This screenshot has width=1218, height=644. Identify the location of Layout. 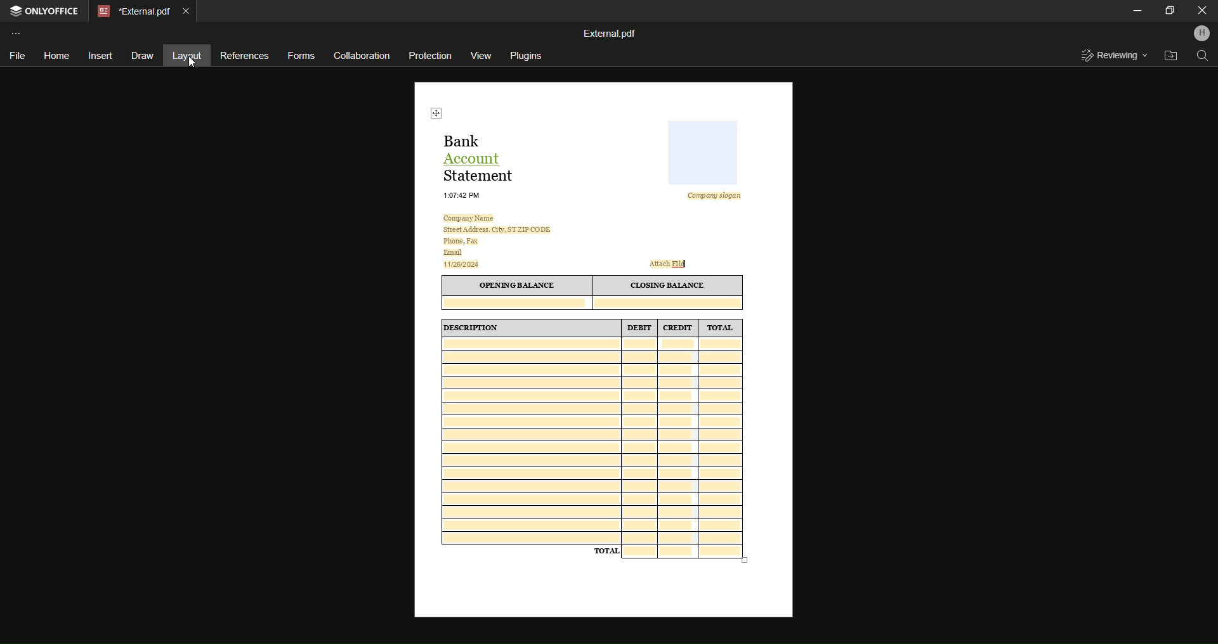
(186, 56).